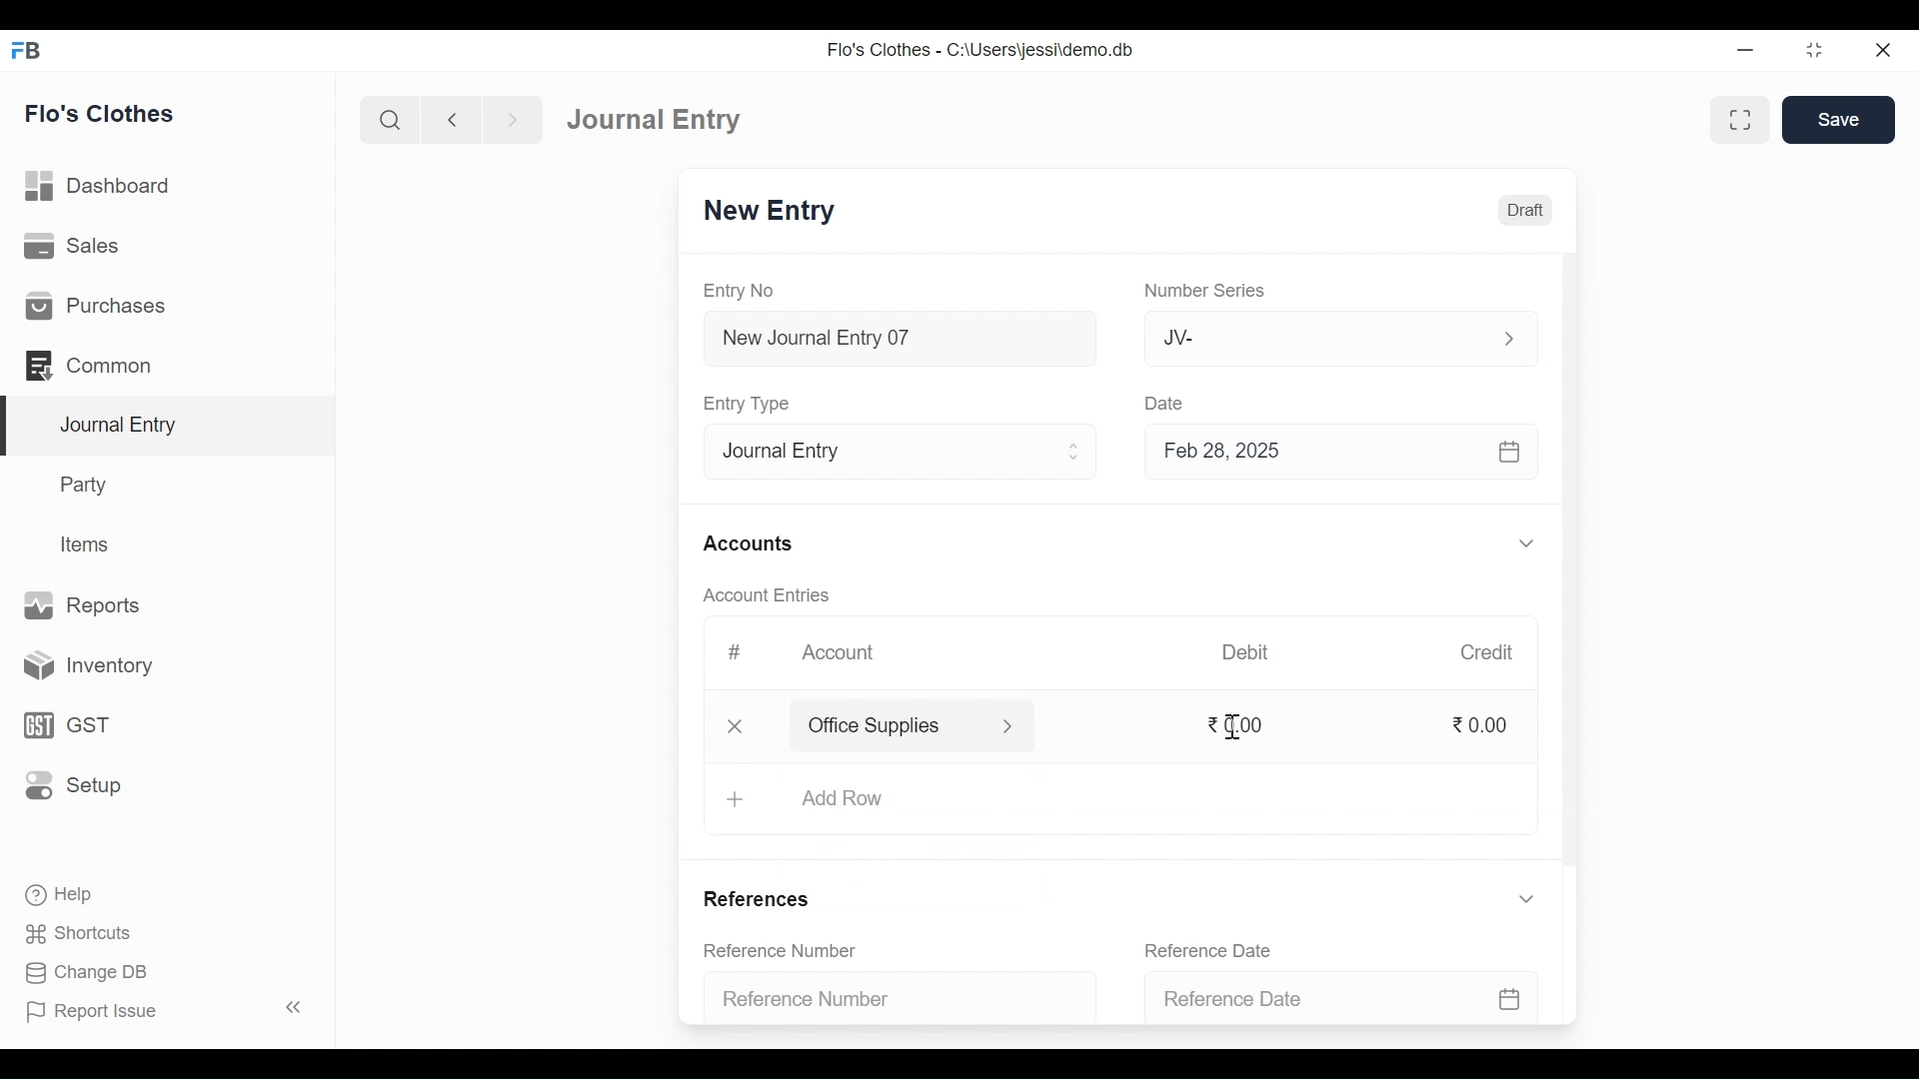 The height and width of the screenshot is (1079, 1919). Describe the element at coordinates (662, 119) in the screenshot. I see `Journal Entry` at that location.